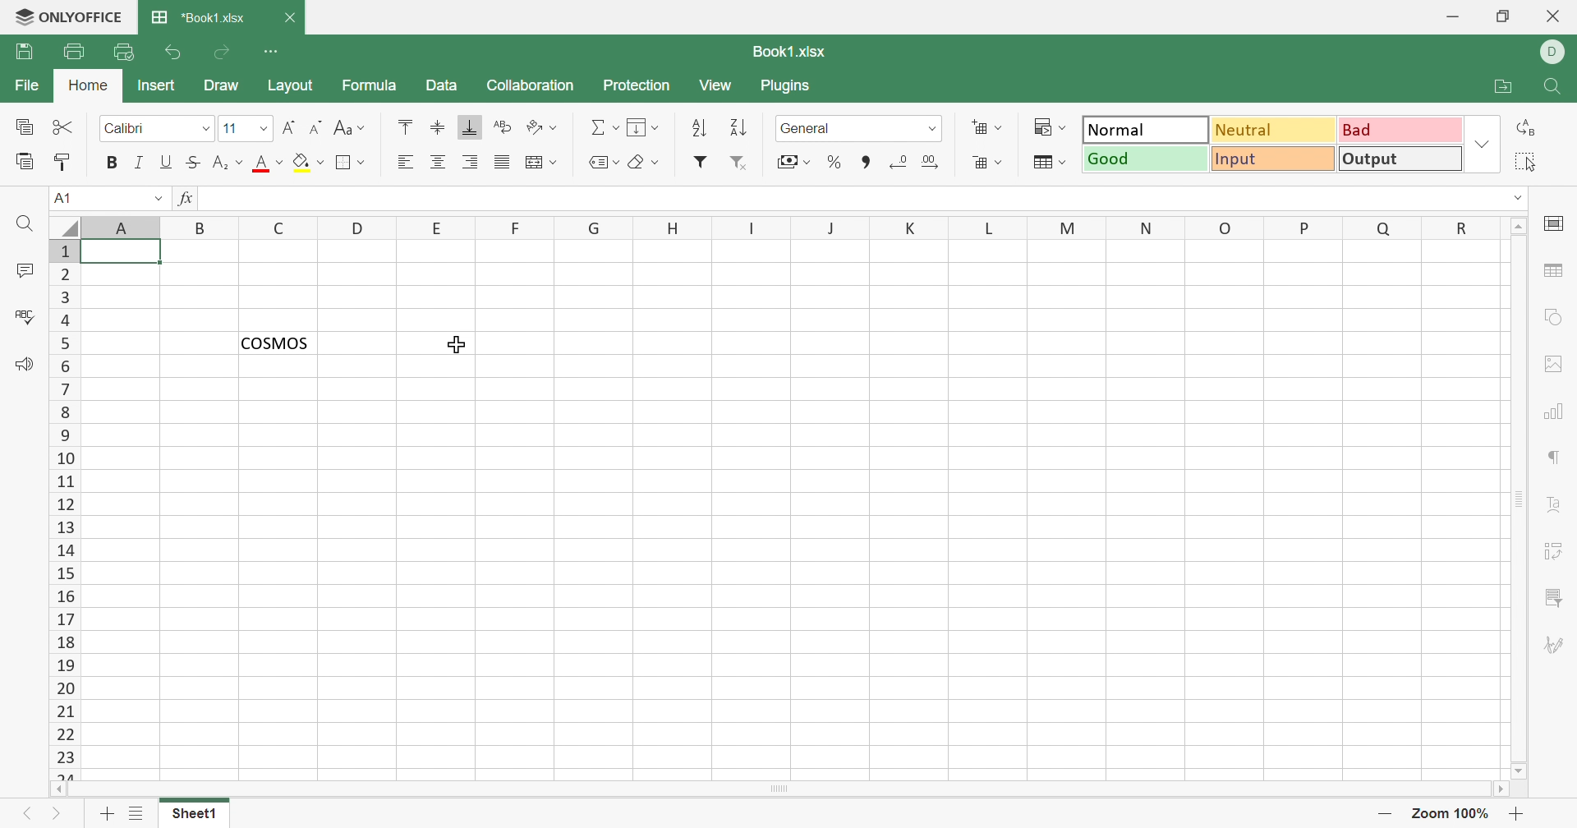 The height and width of the screenshot is (828, 1577). Describe the element at coordinates (930, 162) in the screenshot. I see `Increase decimal` at that location.